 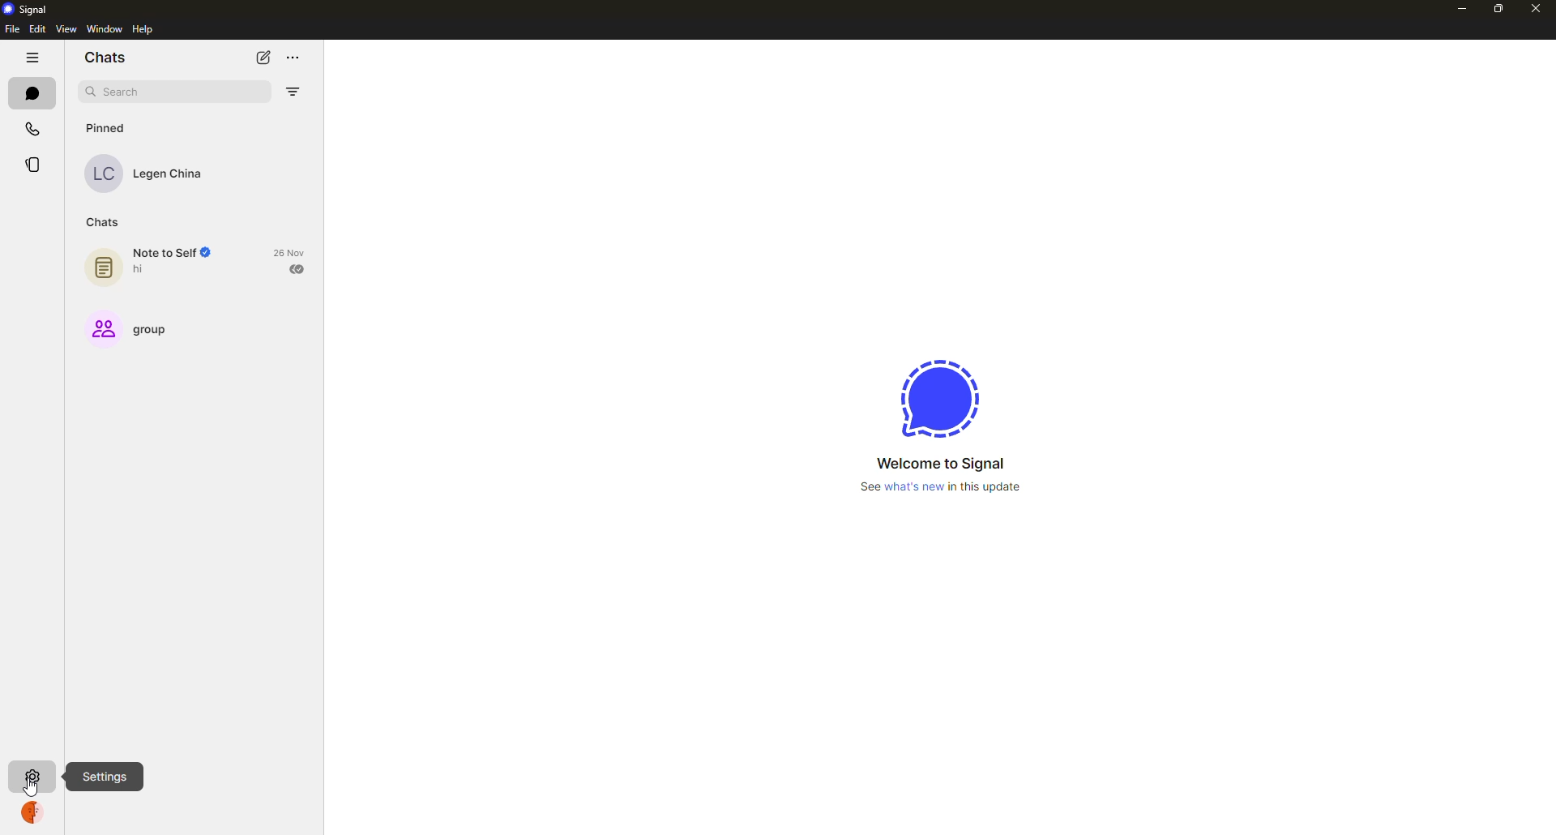 I want to click on cursor, so click(x=34, y=789).